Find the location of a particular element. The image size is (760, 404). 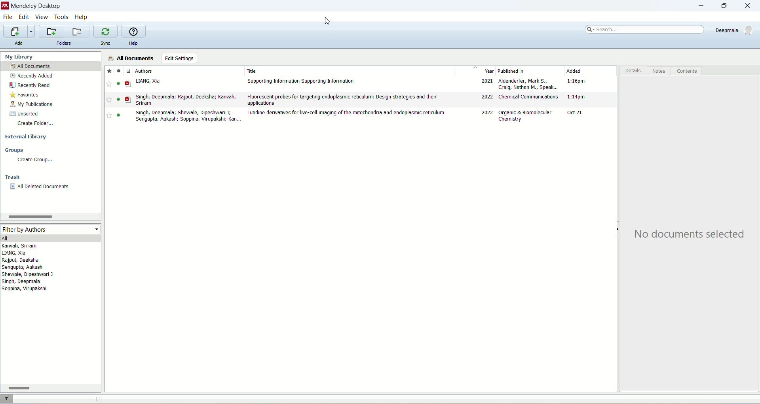

my library is located at coordinates (21, 57).